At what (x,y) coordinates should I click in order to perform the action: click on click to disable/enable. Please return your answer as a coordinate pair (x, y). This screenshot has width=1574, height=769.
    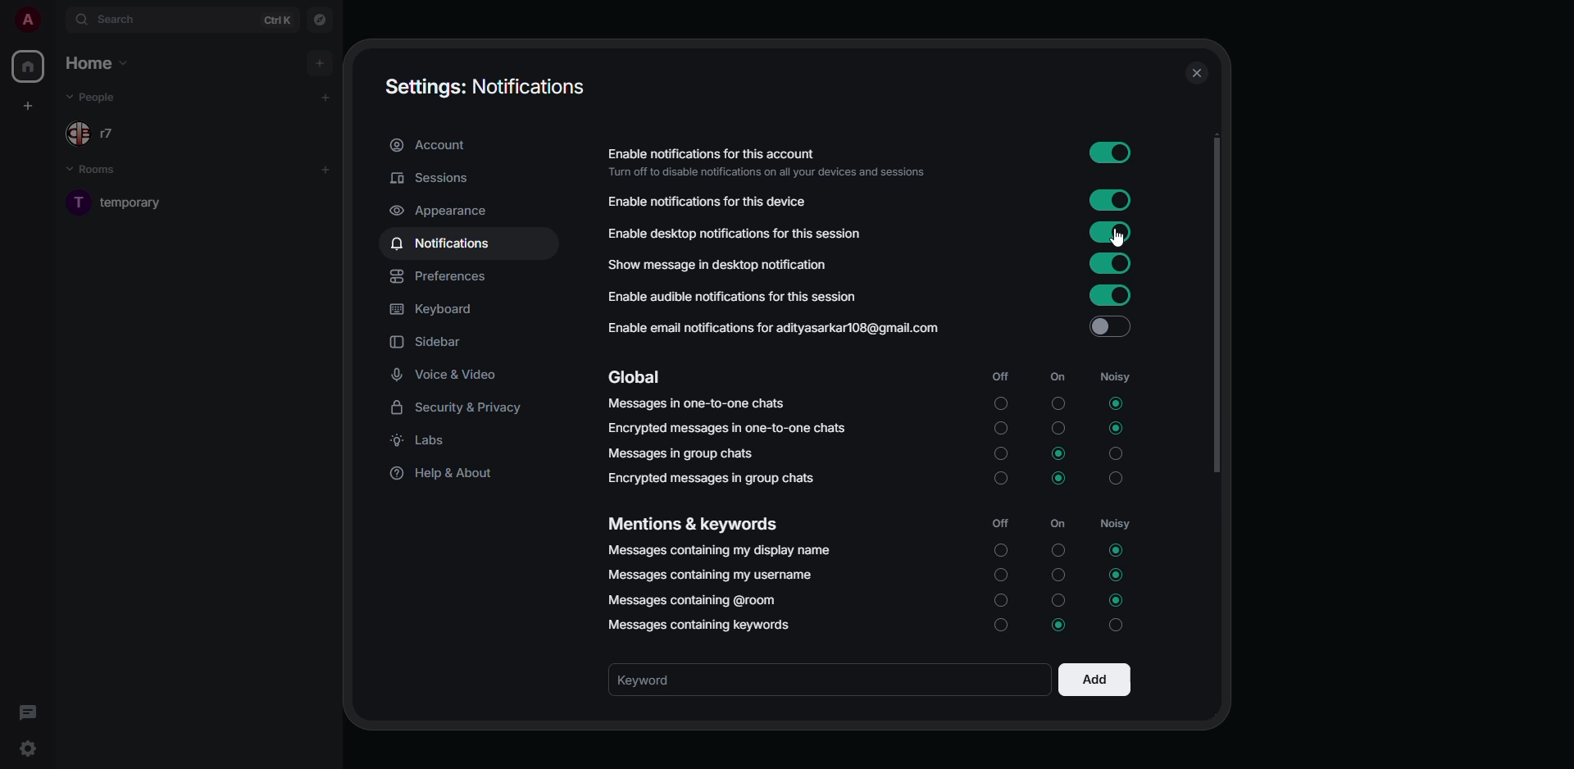
    Looking at the image, I should click on (1107, 293).